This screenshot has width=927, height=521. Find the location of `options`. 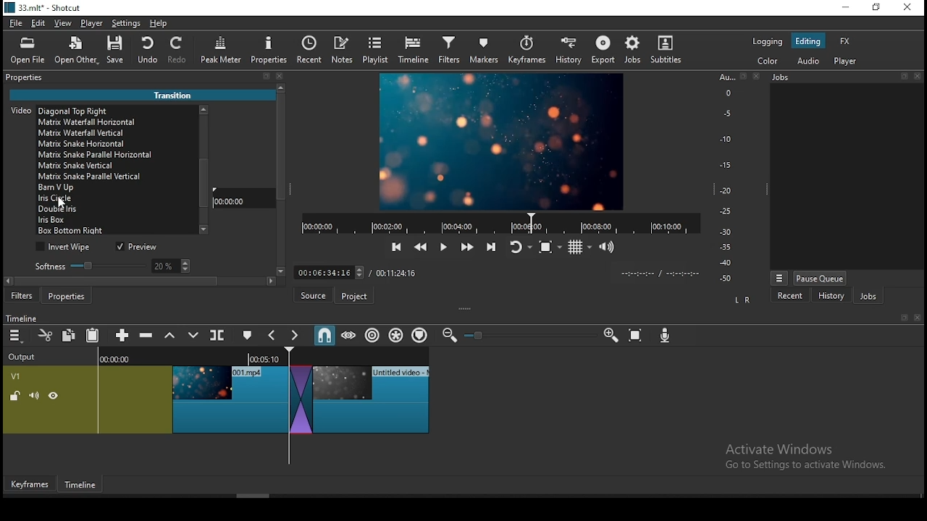

options is located at coordinates (779, 276).